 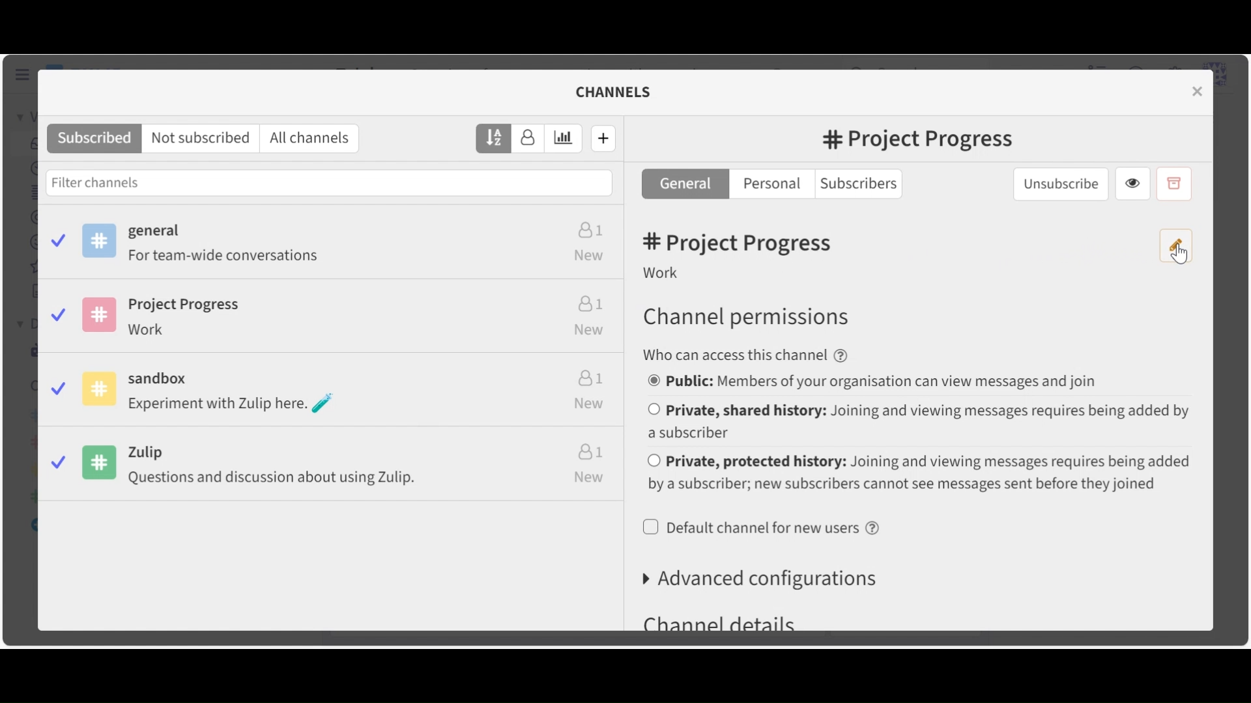 I want to click on All channels, so click(x=310, y=139).